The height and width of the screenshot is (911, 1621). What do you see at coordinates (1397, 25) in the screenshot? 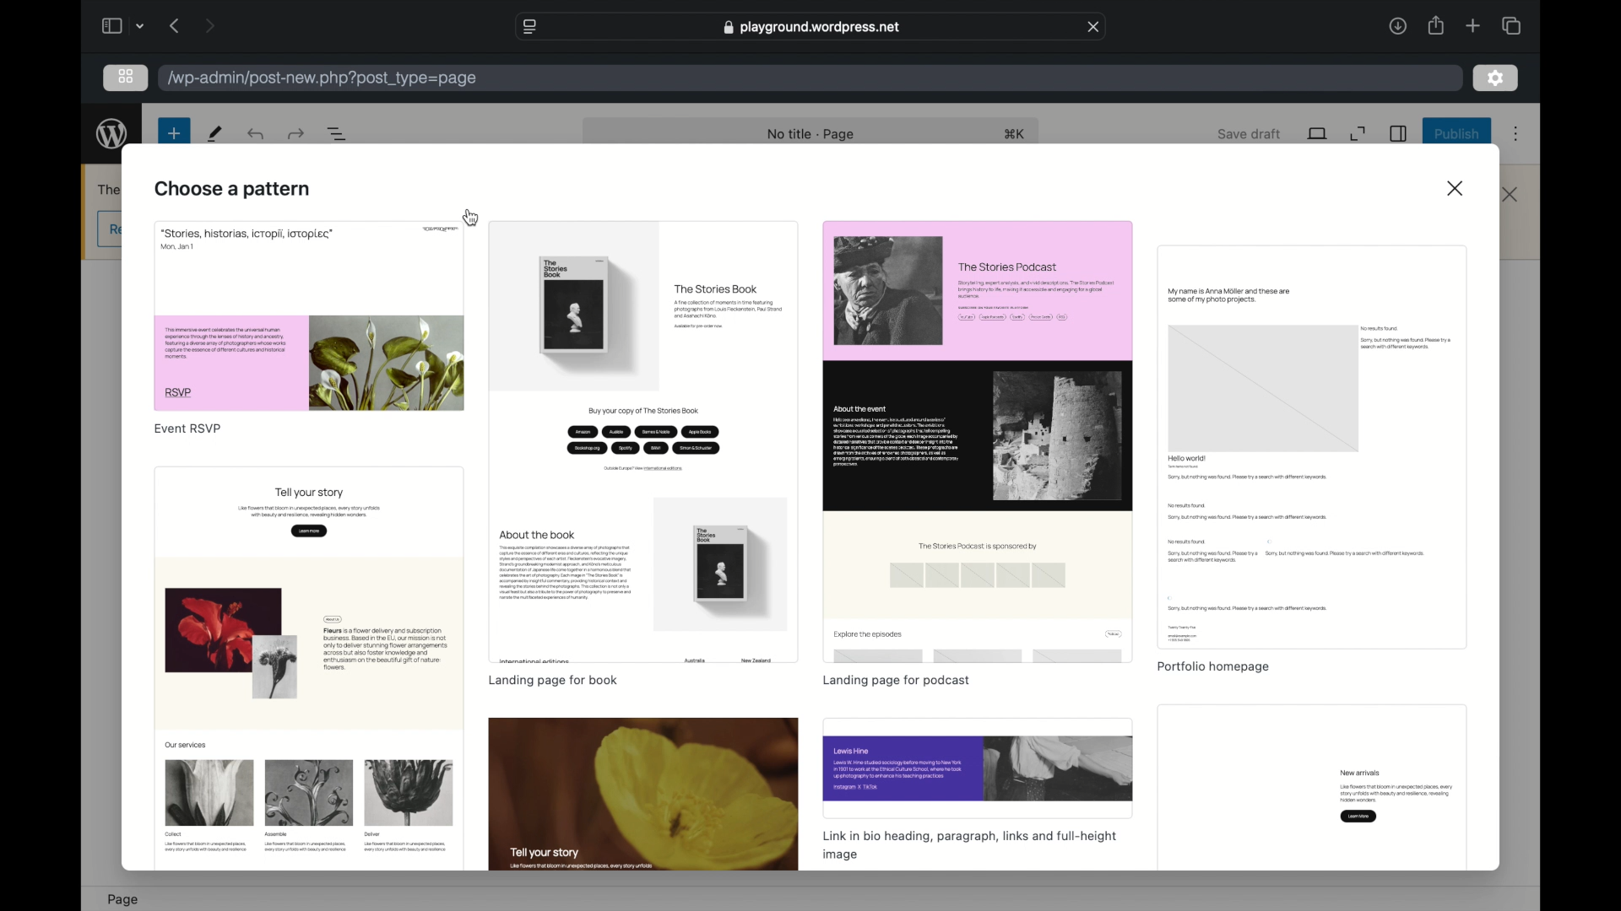
I see `downloads` at bounding box center [1397, 25].